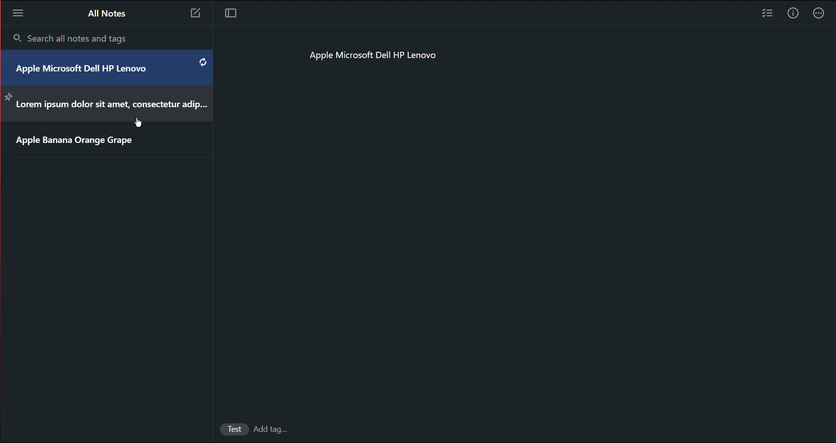  I want to click on More, so click(17, 13).